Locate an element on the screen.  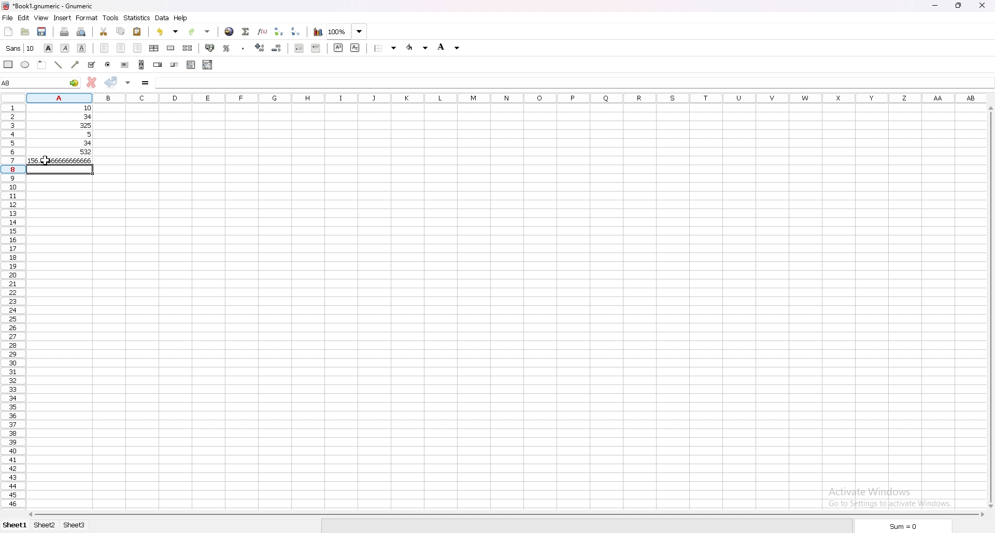
average(A1,A6) is located at coordinates (182, 84).